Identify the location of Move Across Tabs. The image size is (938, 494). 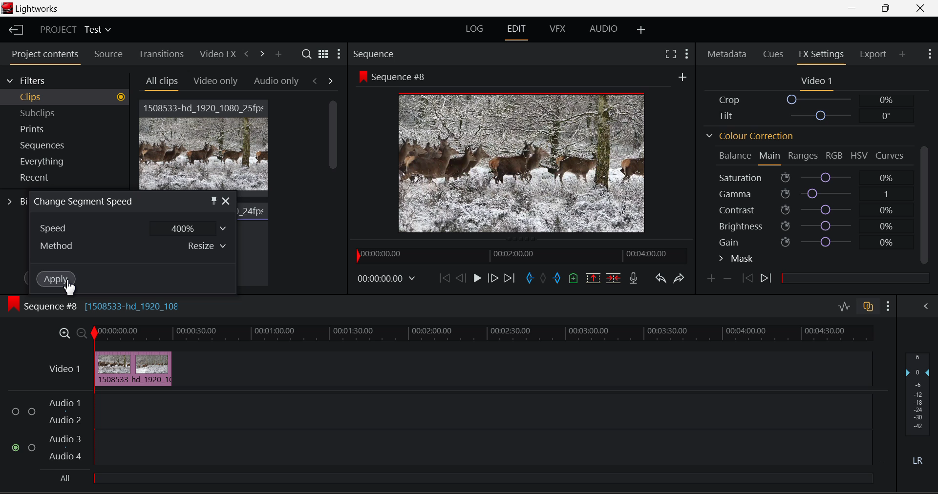
(255, 54).